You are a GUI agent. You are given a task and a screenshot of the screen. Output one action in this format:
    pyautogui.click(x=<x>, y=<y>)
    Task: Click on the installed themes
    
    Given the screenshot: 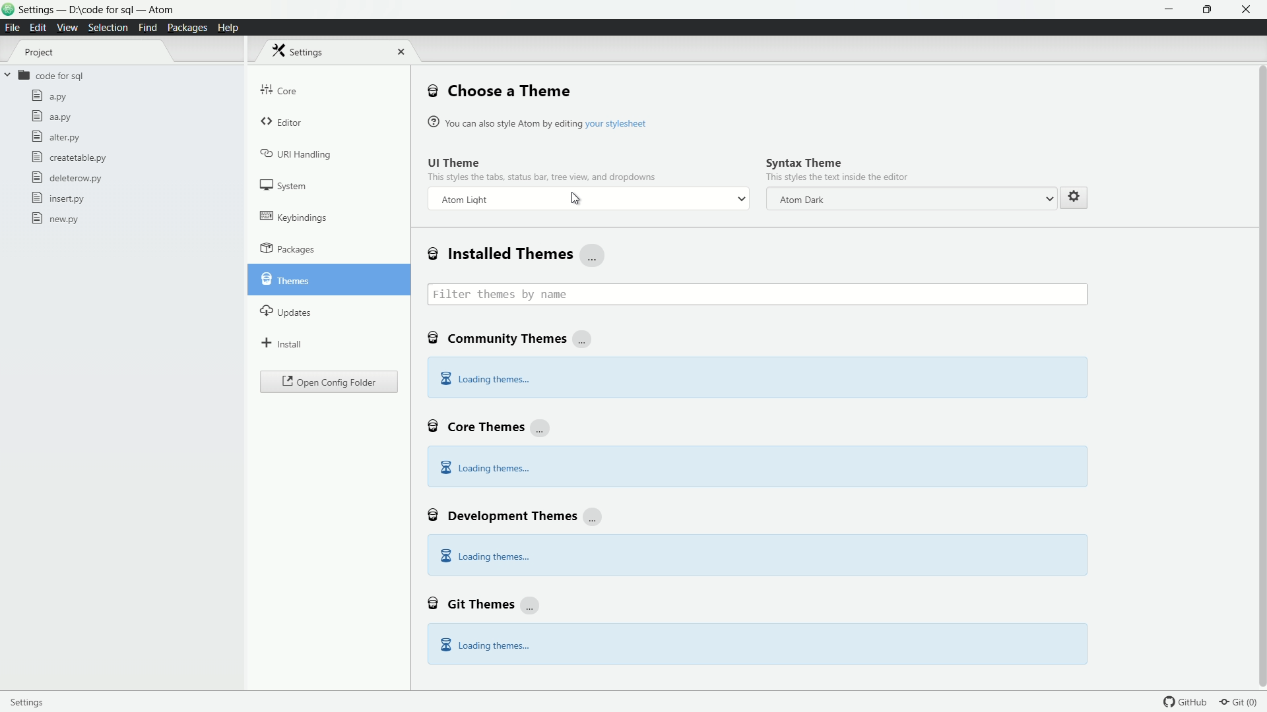 What is the action you would take?
    pyautogui.click(x=517, y=254)
    